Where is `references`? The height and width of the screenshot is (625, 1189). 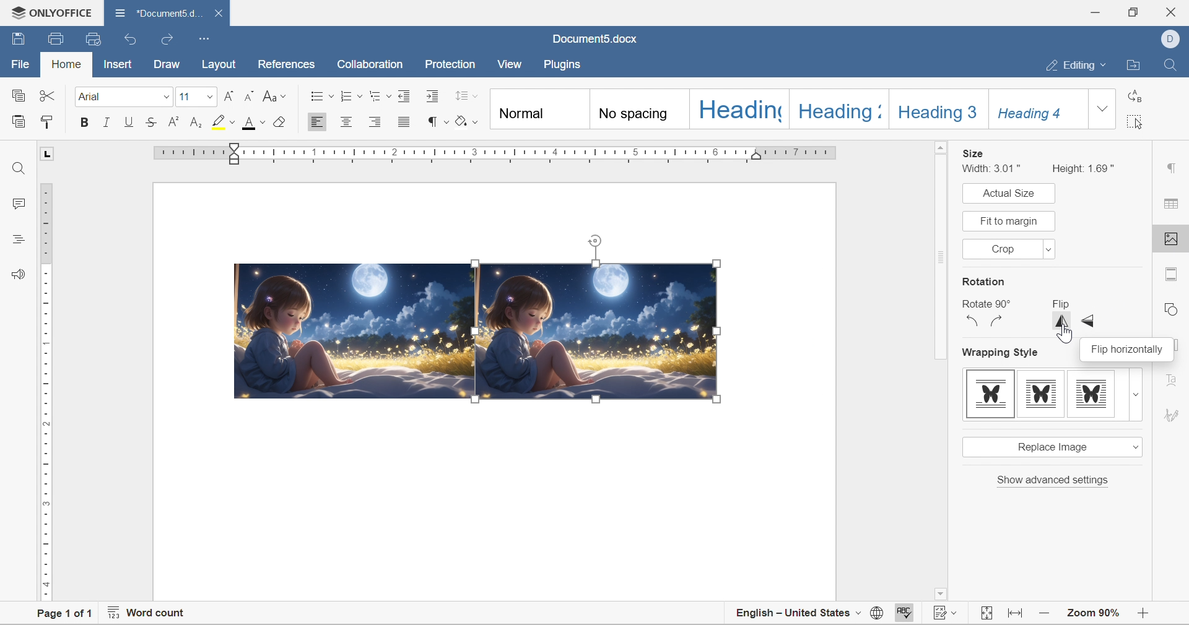 references is located at coordinates (285, 66).